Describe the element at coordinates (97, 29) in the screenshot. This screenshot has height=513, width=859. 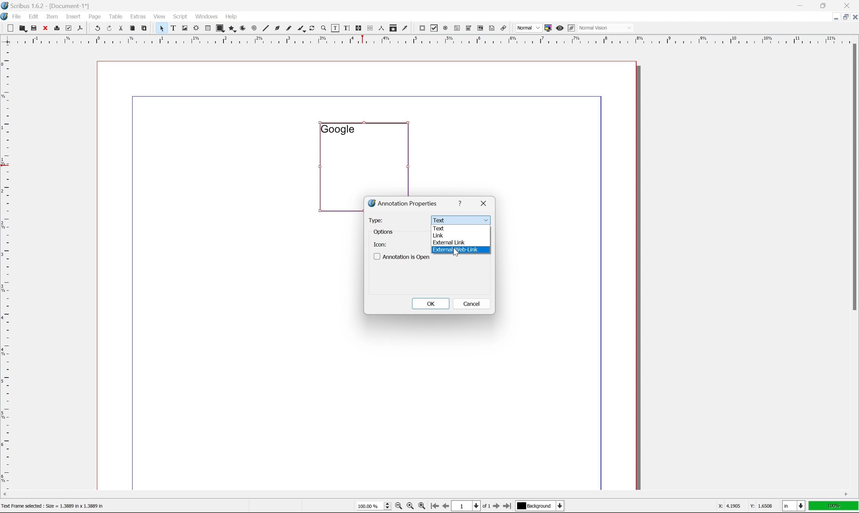
I see `undo` at that location.